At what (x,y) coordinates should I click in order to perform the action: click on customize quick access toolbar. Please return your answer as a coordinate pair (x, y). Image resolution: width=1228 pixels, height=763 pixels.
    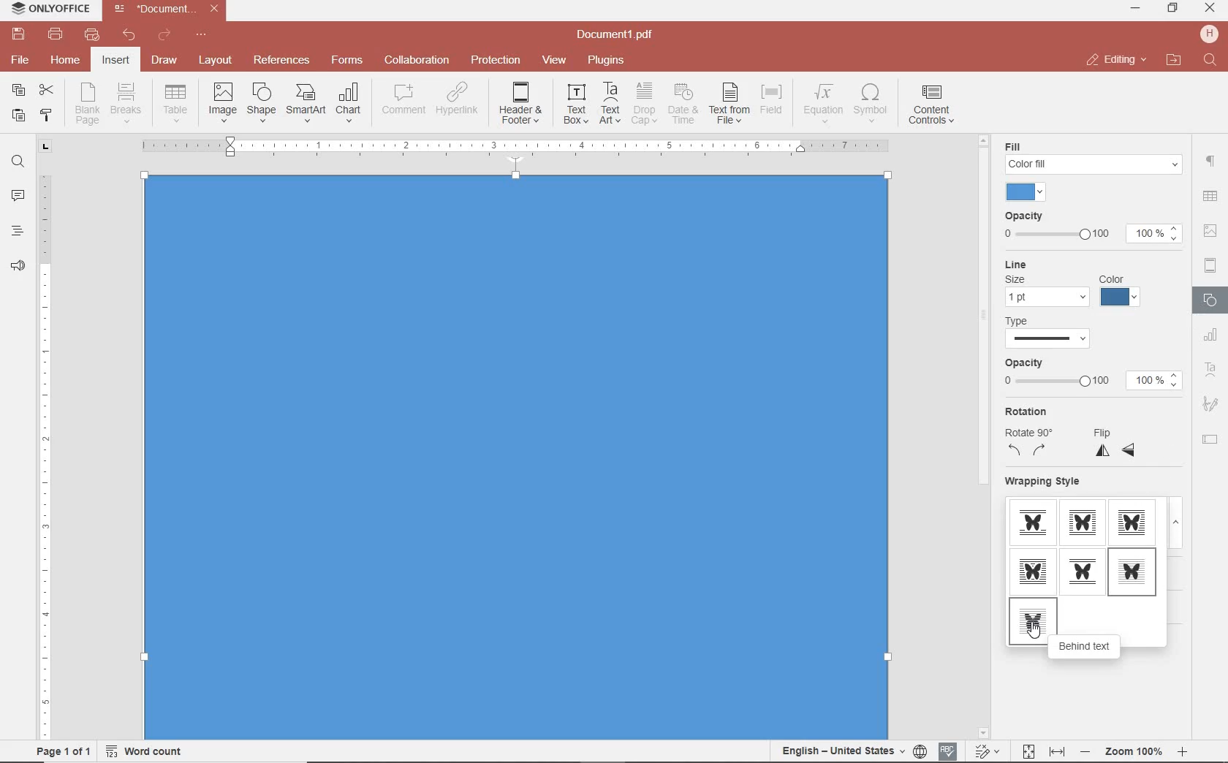
    Looking at the image, I should click on (201, 35).